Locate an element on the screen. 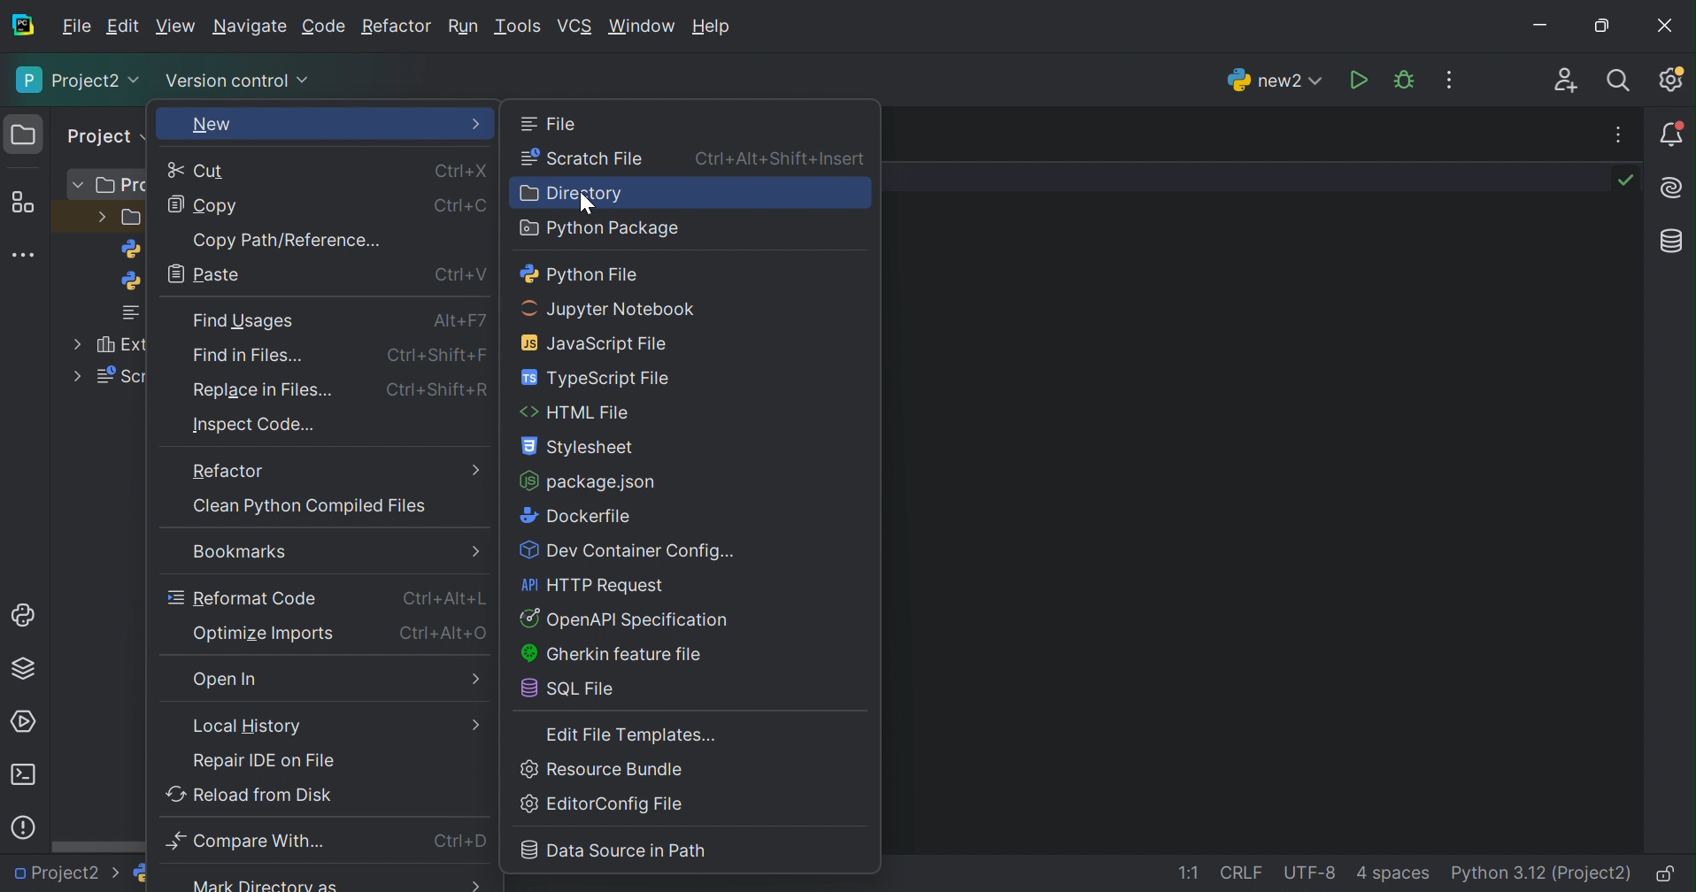 This screenshot has height=892, width=1696. HTML file is located at coordinates (578, 412).